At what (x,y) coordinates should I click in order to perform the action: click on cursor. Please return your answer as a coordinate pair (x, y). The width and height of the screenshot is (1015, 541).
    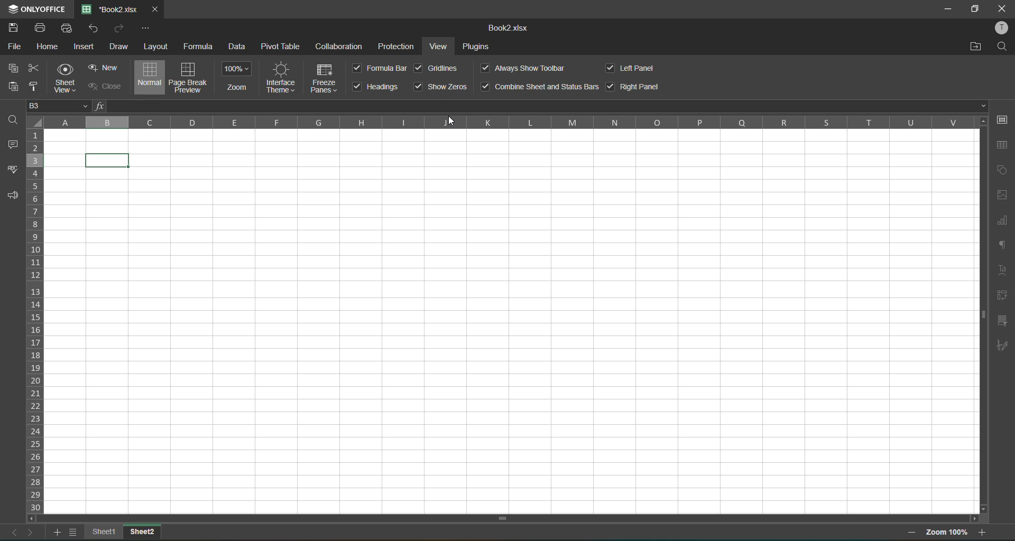
    Looking at the image, I should click on (455, 124).